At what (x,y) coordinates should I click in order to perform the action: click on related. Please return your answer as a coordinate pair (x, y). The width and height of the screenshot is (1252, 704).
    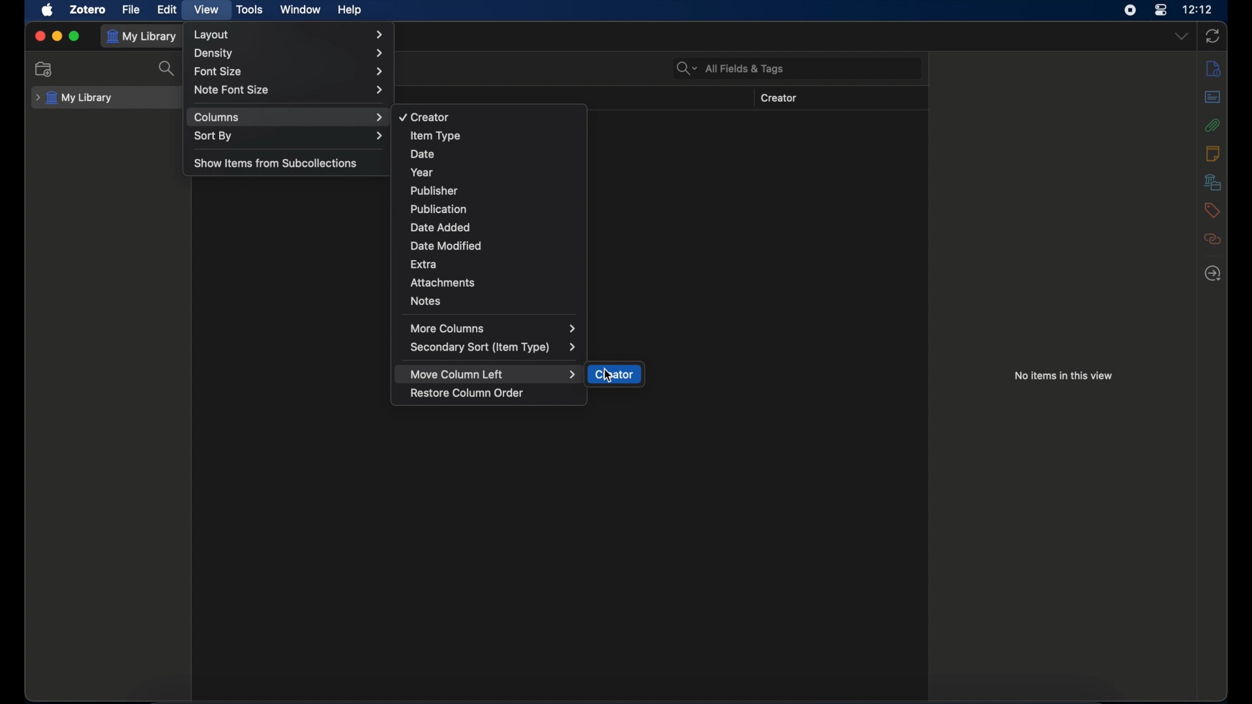
    Looking at the image, I should click on (1213, 239).